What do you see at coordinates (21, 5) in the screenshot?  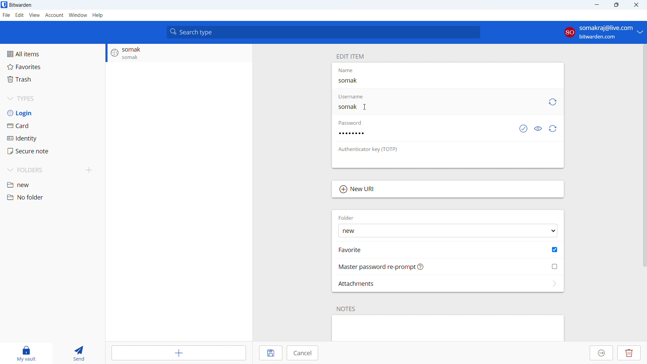 I see `title` at bounding box center [21, 5].